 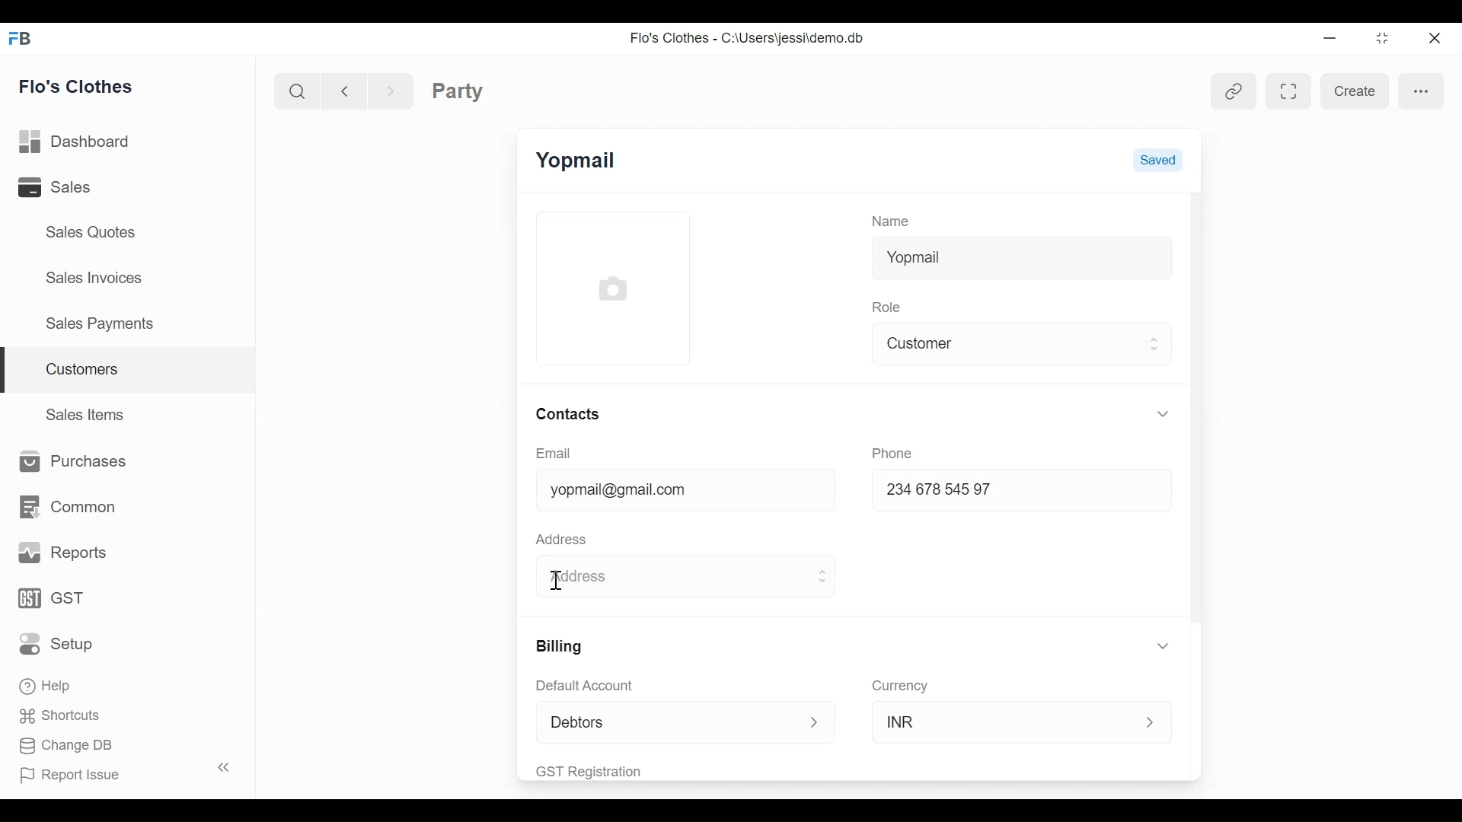 I want to click on minimize, so click(x=1328, y=37).